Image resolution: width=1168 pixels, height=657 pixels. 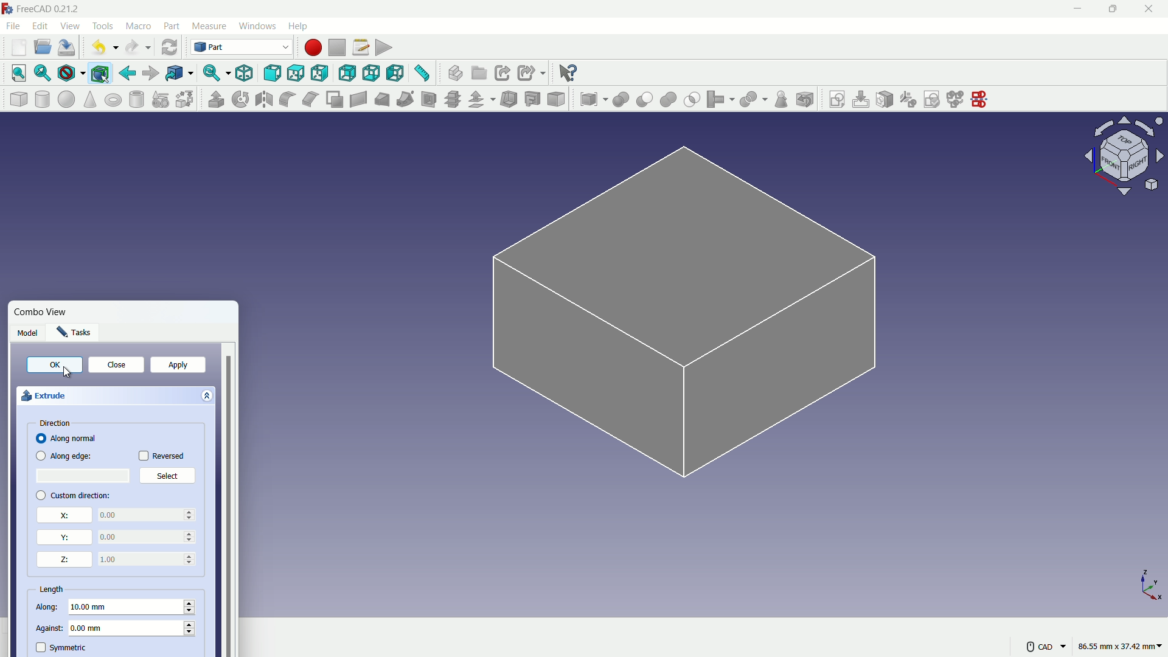 I want to click on fillet, so click(x=286, y=99).